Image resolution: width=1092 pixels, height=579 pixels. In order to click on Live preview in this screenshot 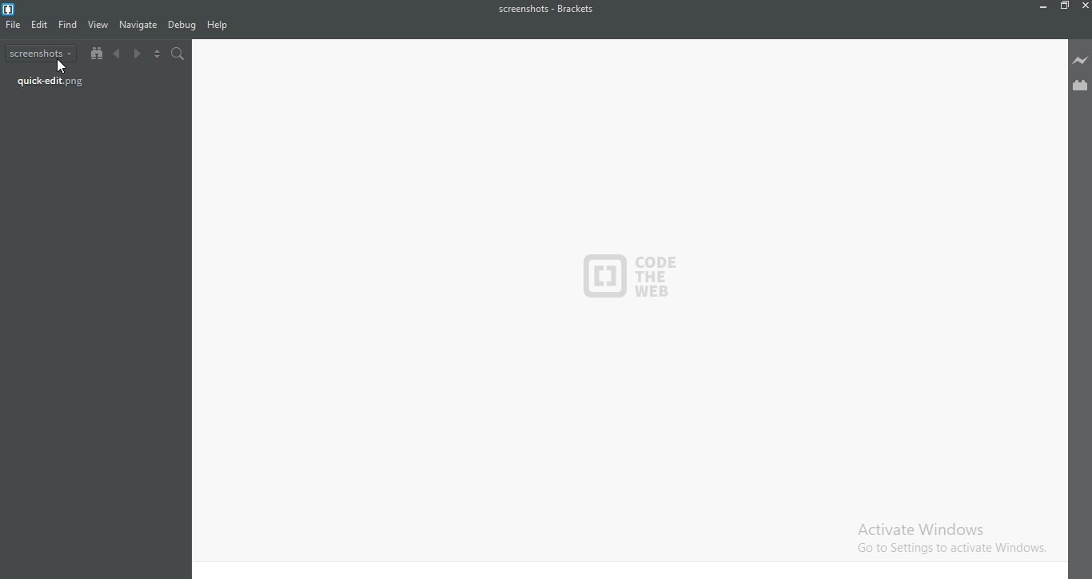, I will do `click(1079, 61)`.